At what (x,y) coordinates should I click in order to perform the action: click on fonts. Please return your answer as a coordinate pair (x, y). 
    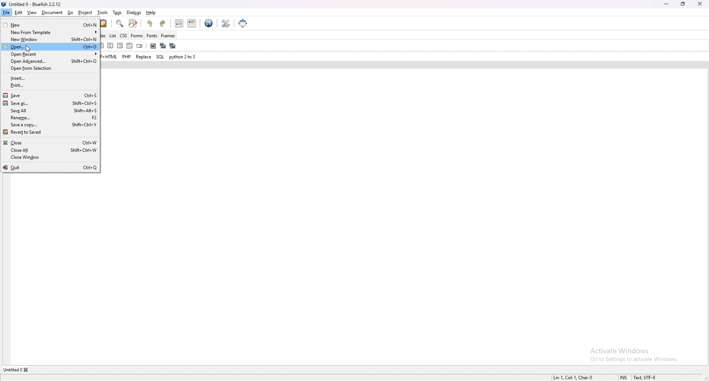
    Looking at the image, I should click on (152, 35).